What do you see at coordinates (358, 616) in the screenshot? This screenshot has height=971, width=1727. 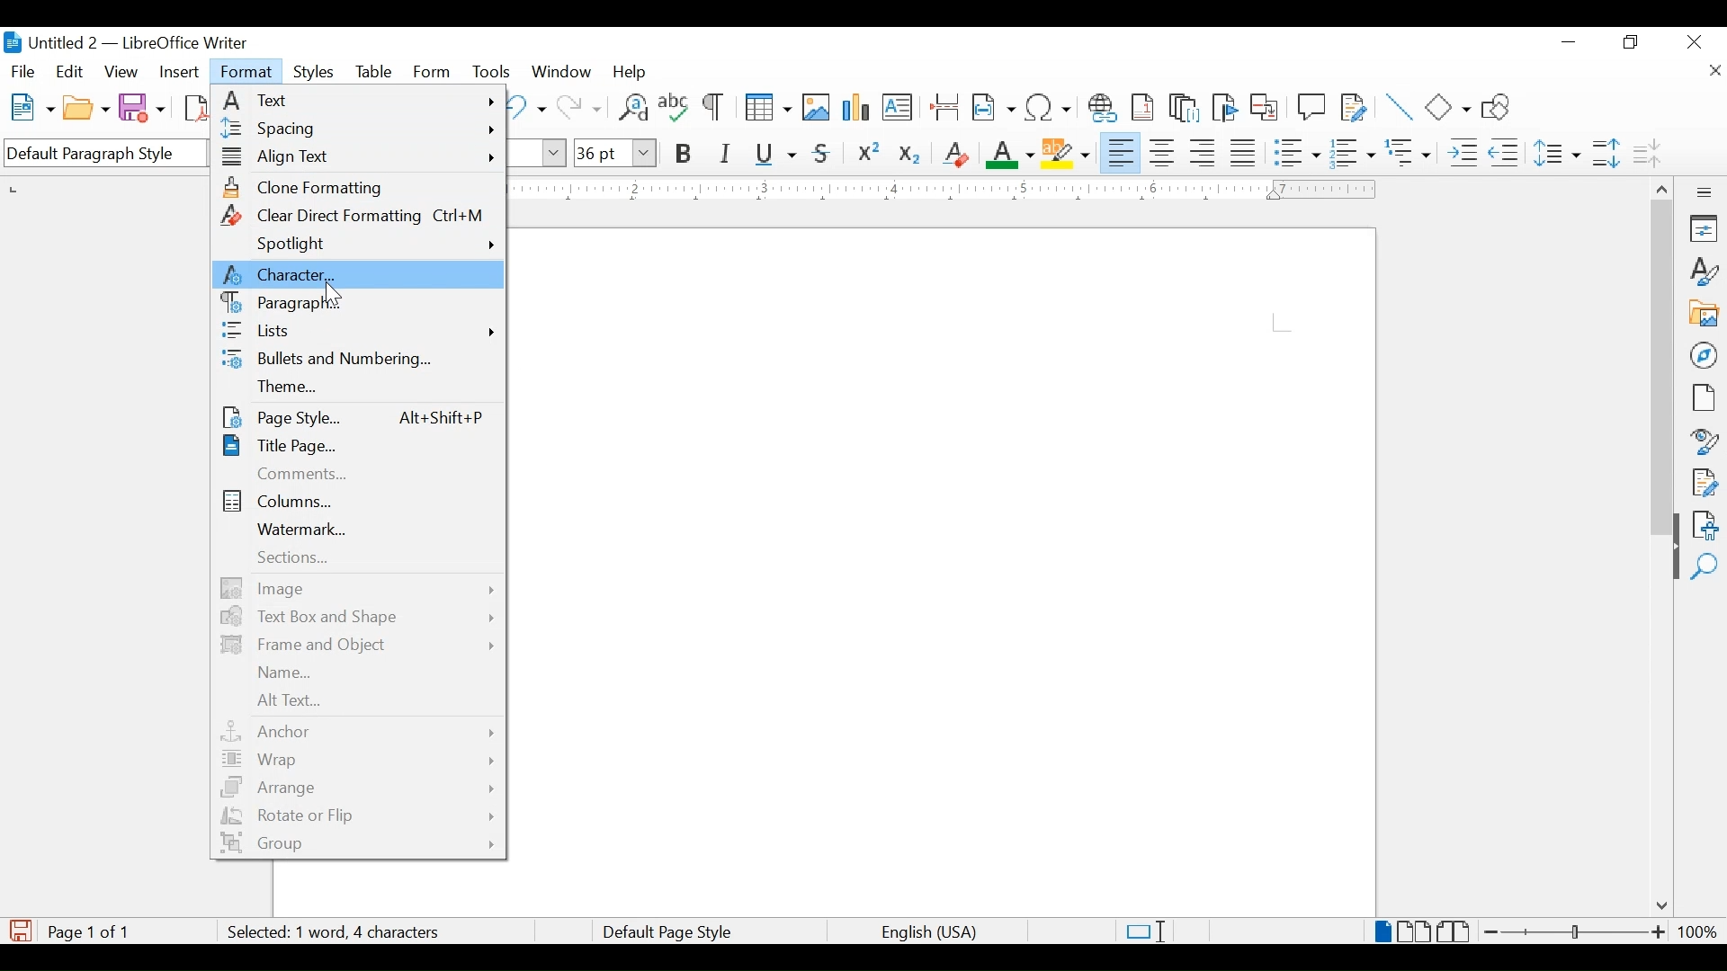 I see `text box and shape` at bounding box center [358, 616].